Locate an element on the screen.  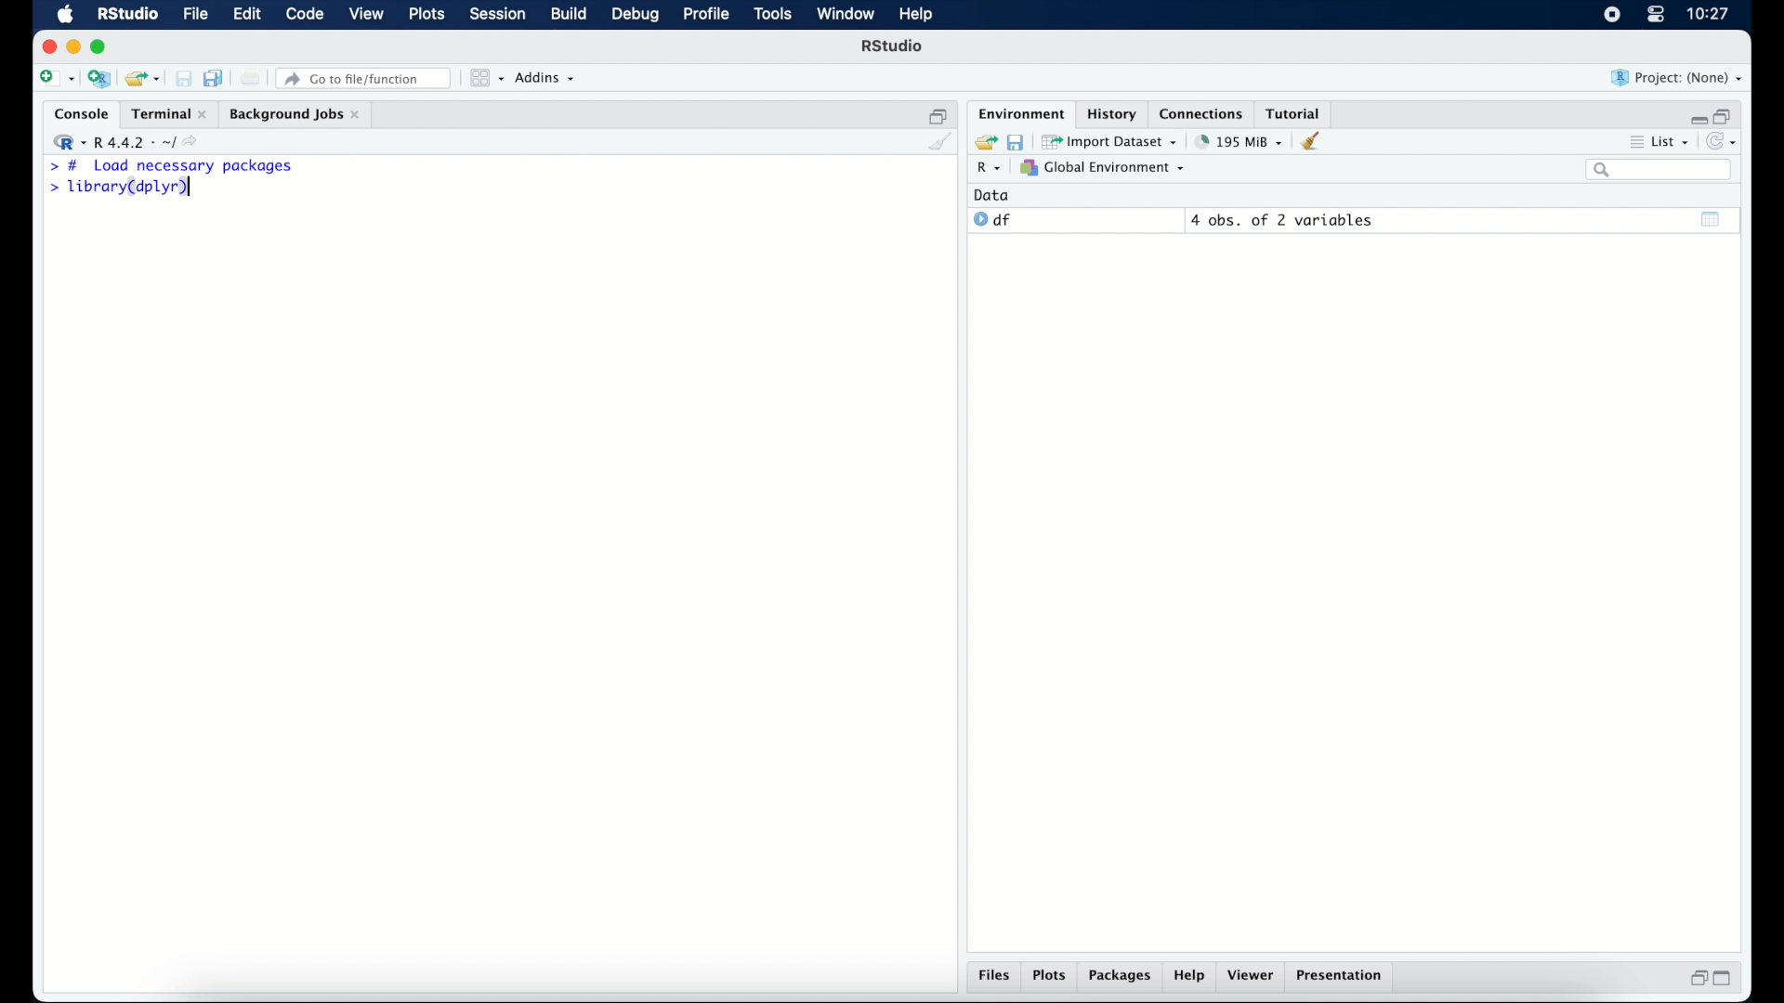
restore down is located at coordinates (1696, 980).